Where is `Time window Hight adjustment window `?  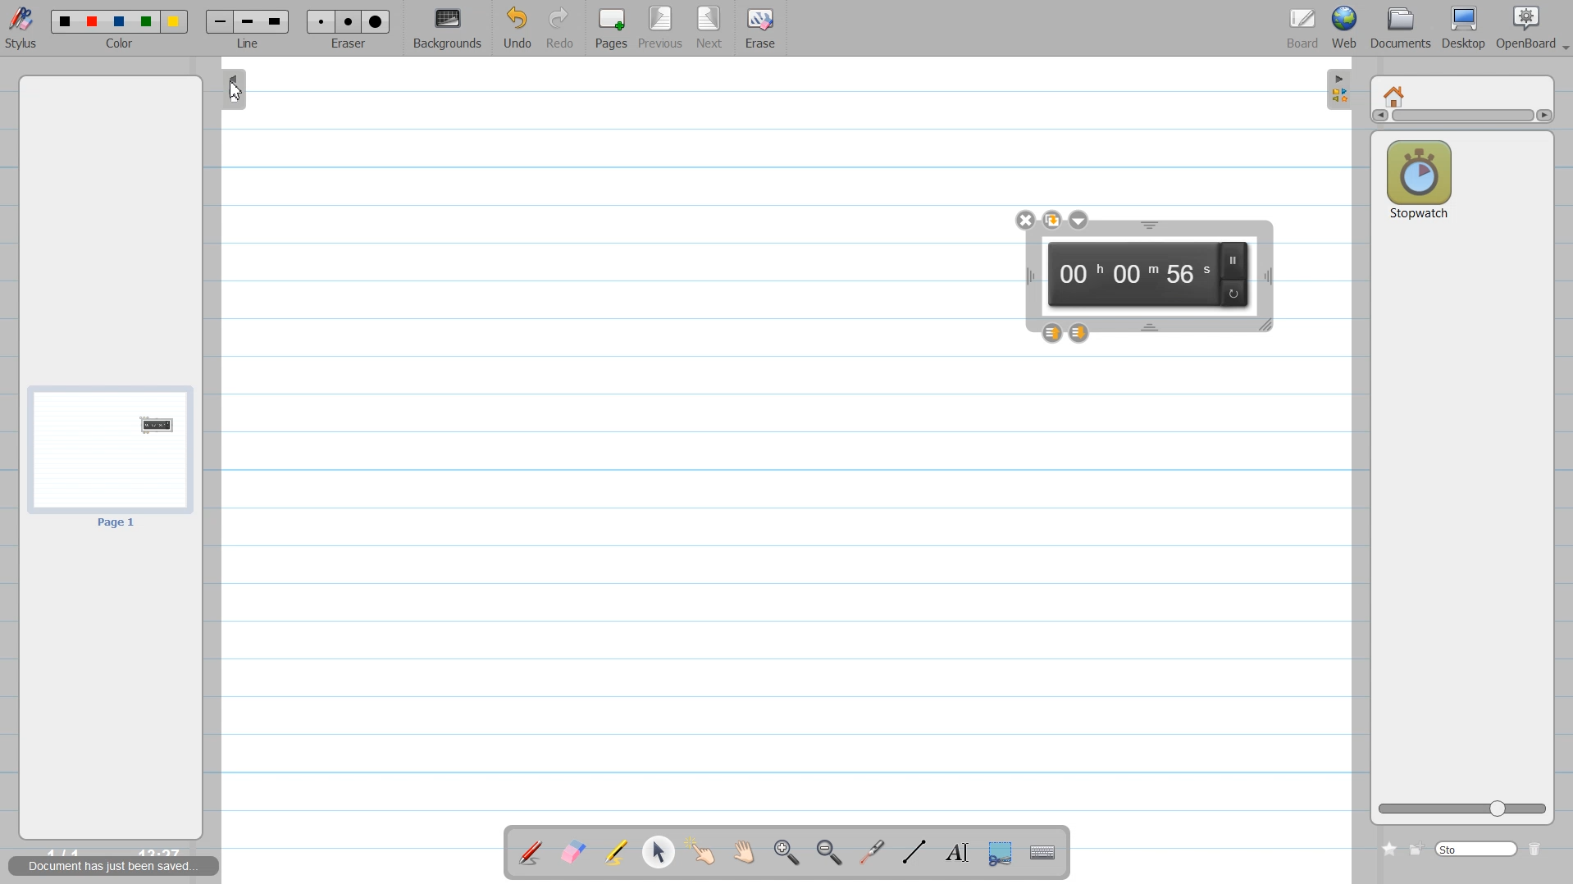
Time window Hight adjustment window  is located at coordinates (1149, 226).